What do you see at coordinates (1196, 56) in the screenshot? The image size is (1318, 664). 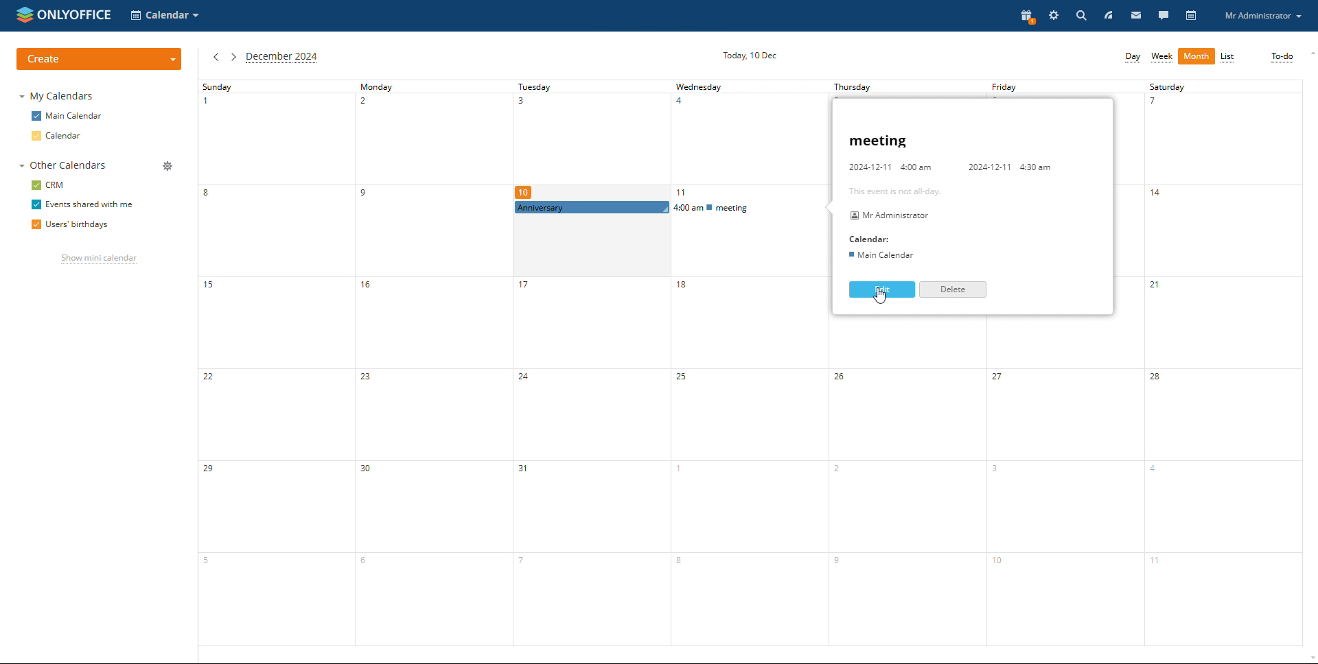 I see `month view` at bounding box center [1196, 56].